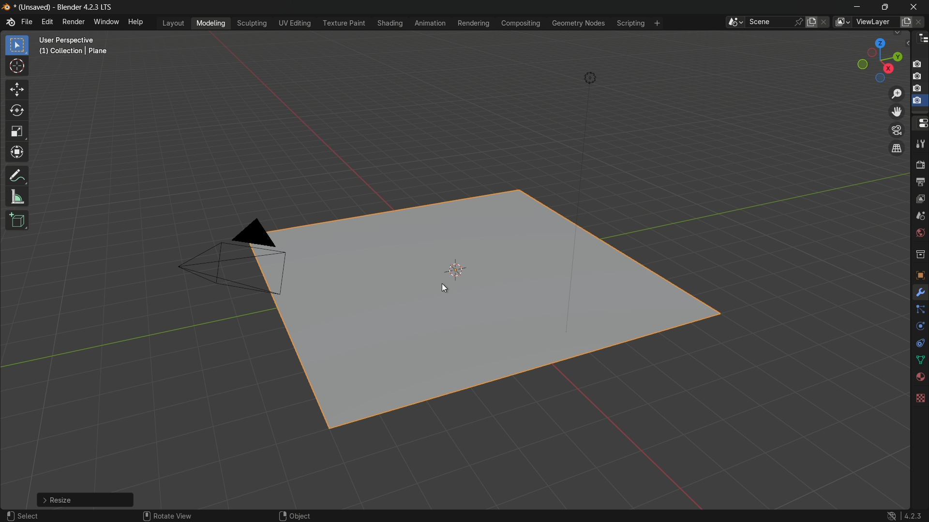 The width and height of the screenshot is (929, 522). Describe the element at coordinates (657, 23) in the screenshot. I see `add workplace` at that location.